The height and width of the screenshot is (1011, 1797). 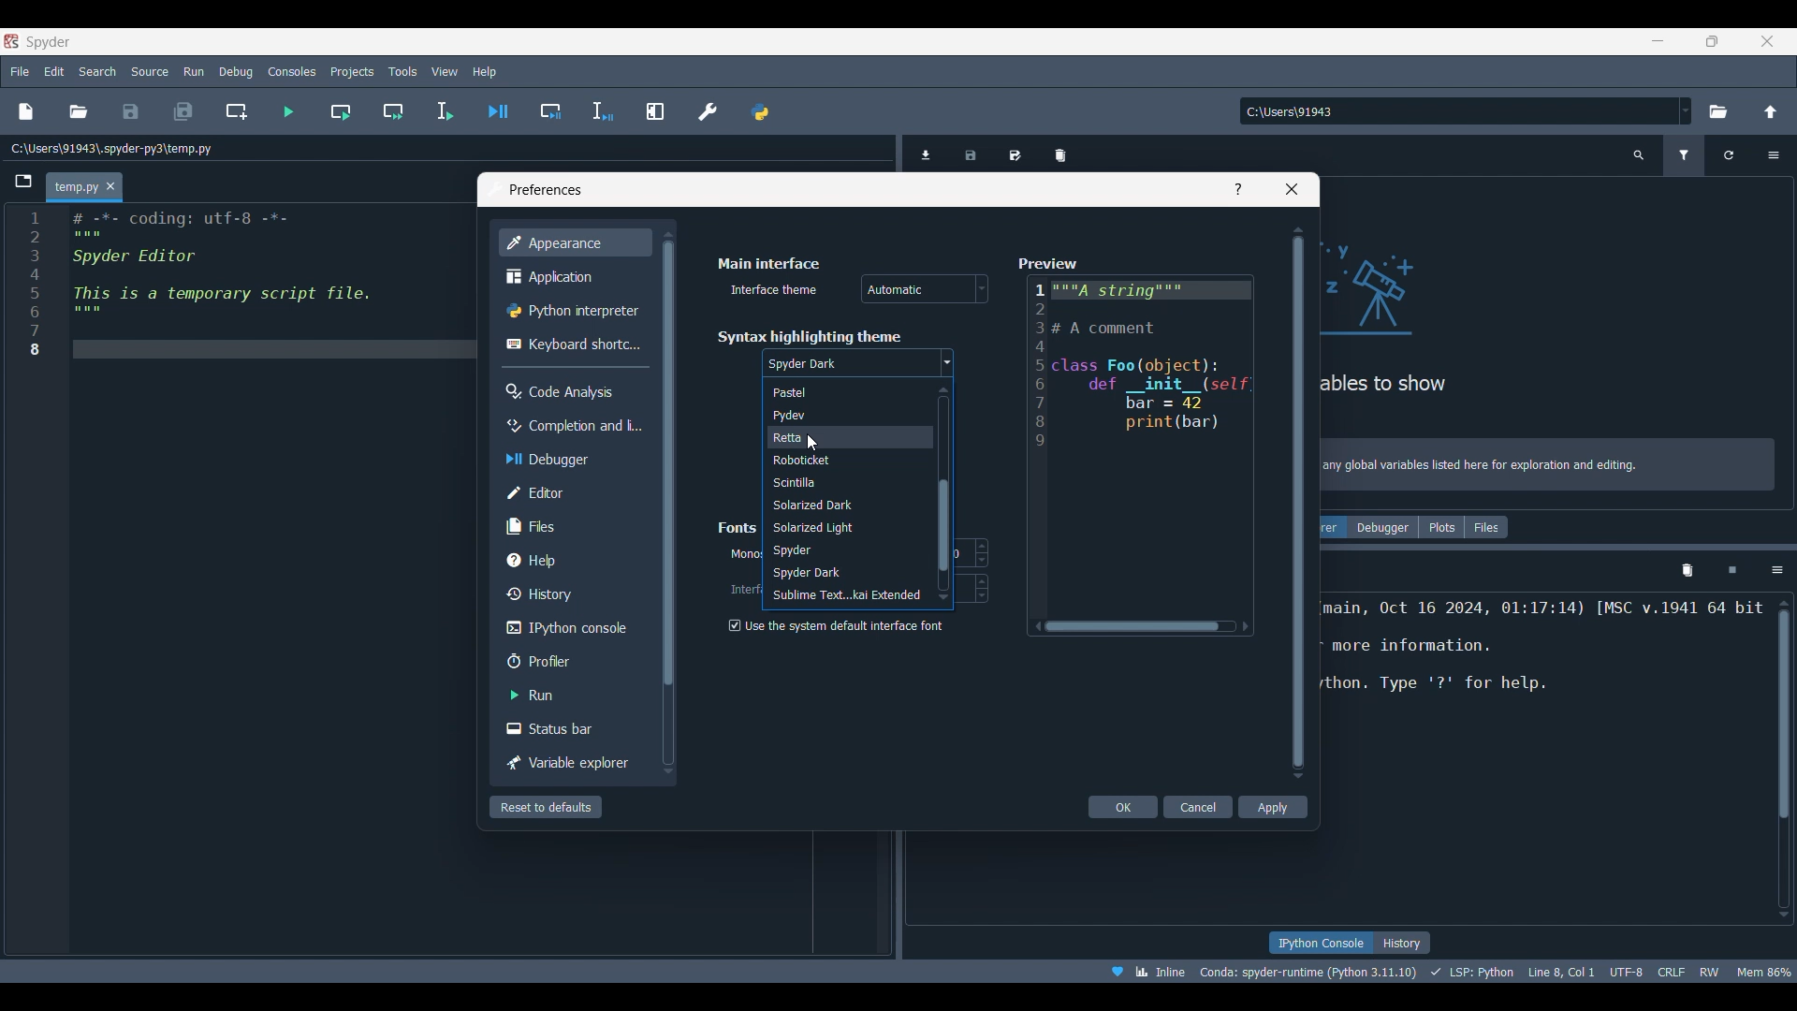 What do you see at coordinates (709, 111) in the screenshot?
I see `Preferences` at bounding box center [709, 111].